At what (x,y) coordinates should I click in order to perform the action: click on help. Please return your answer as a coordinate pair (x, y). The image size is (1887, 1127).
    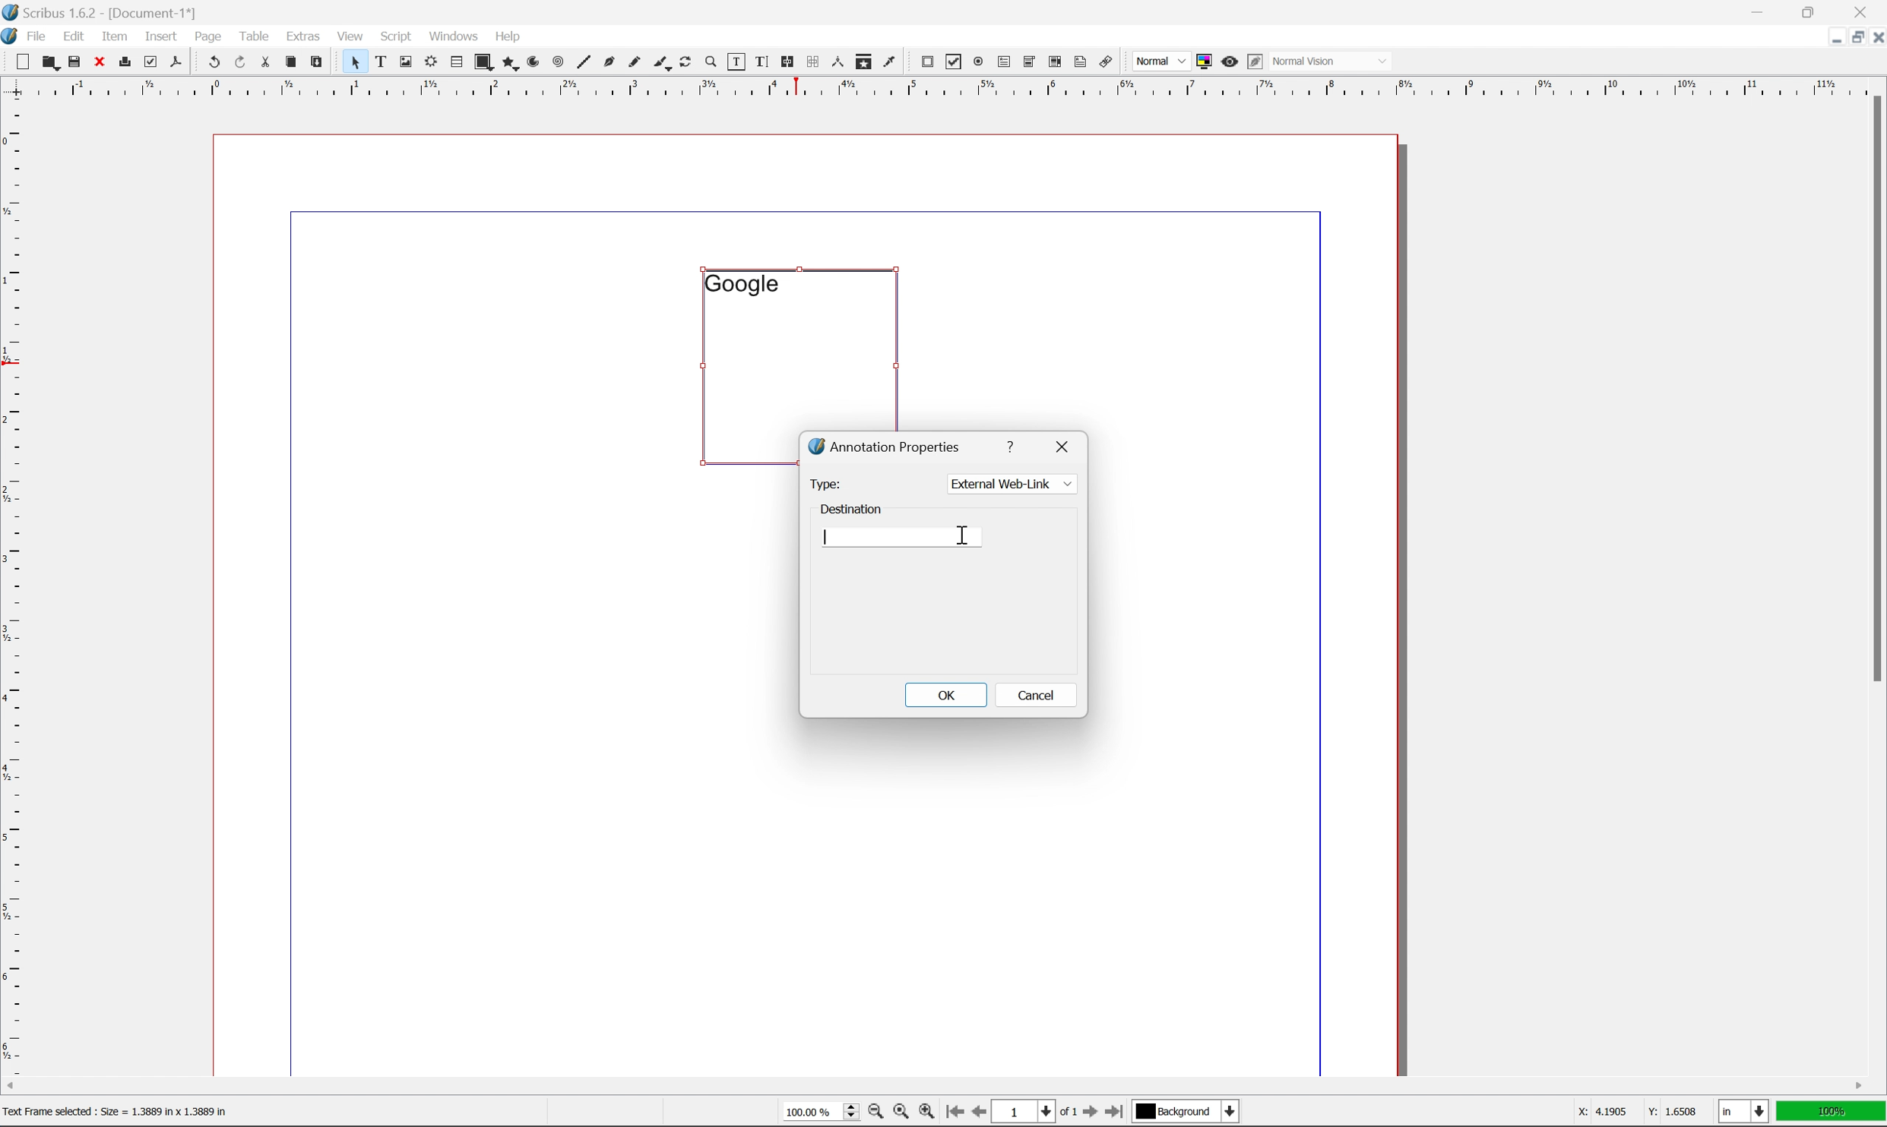
    Looking at the image, I should click on (507, 36).